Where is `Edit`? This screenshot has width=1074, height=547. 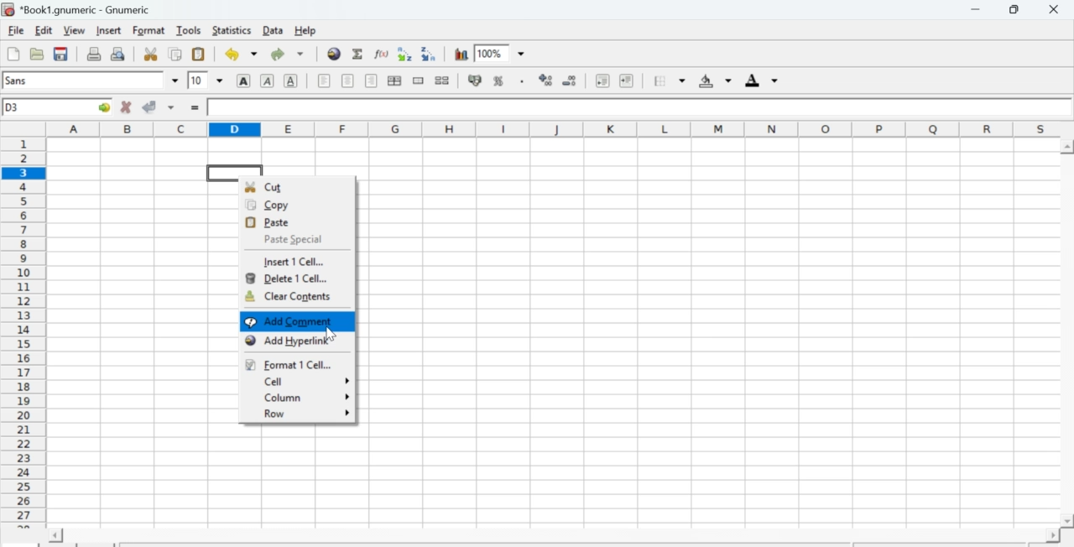
Edit is located at coordinates (44, 29).